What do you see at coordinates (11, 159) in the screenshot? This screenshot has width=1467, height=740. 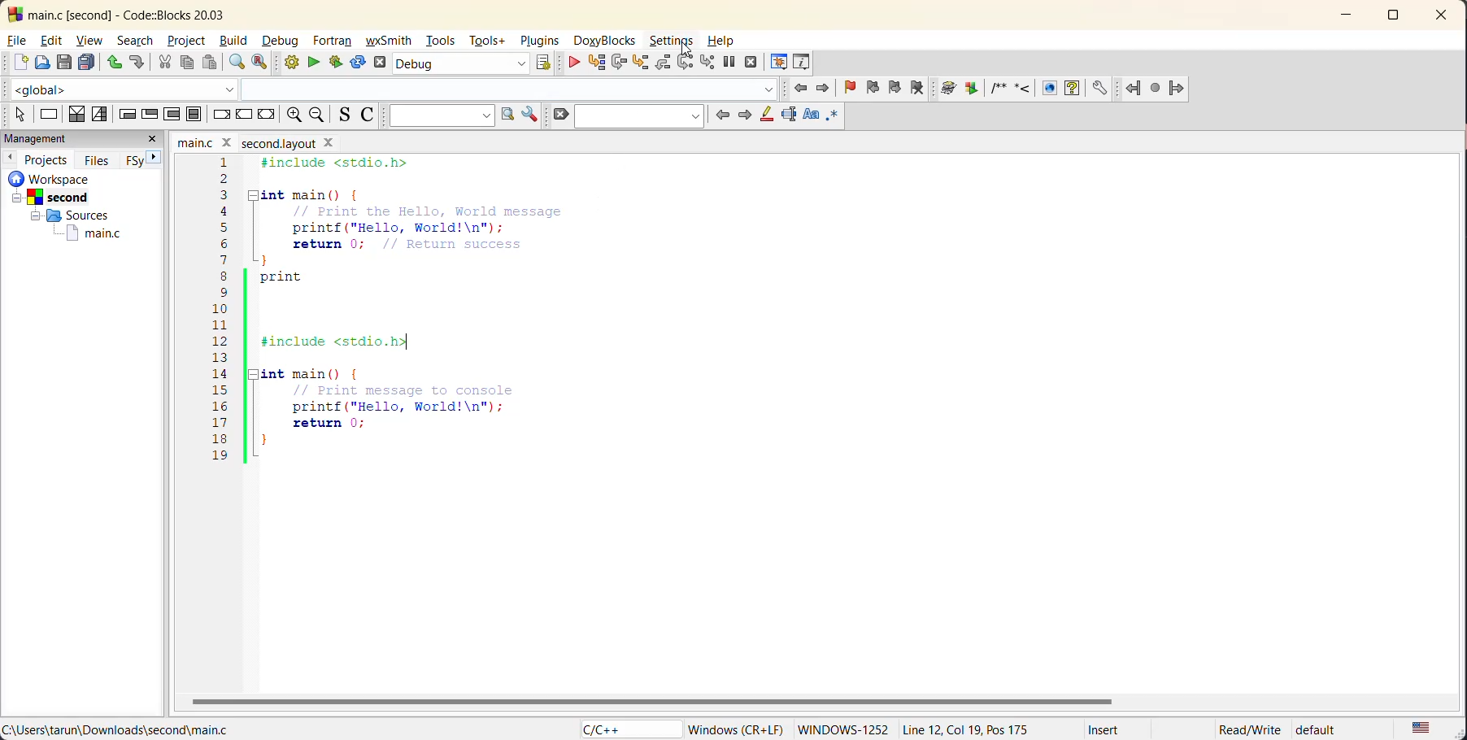 I see `previous` at bounding box center [11, 159].